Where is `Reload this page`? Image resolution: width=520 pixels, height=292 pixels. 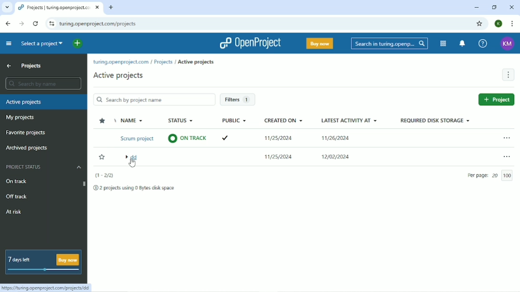
Reload this page is located at coordinates (35, 23).